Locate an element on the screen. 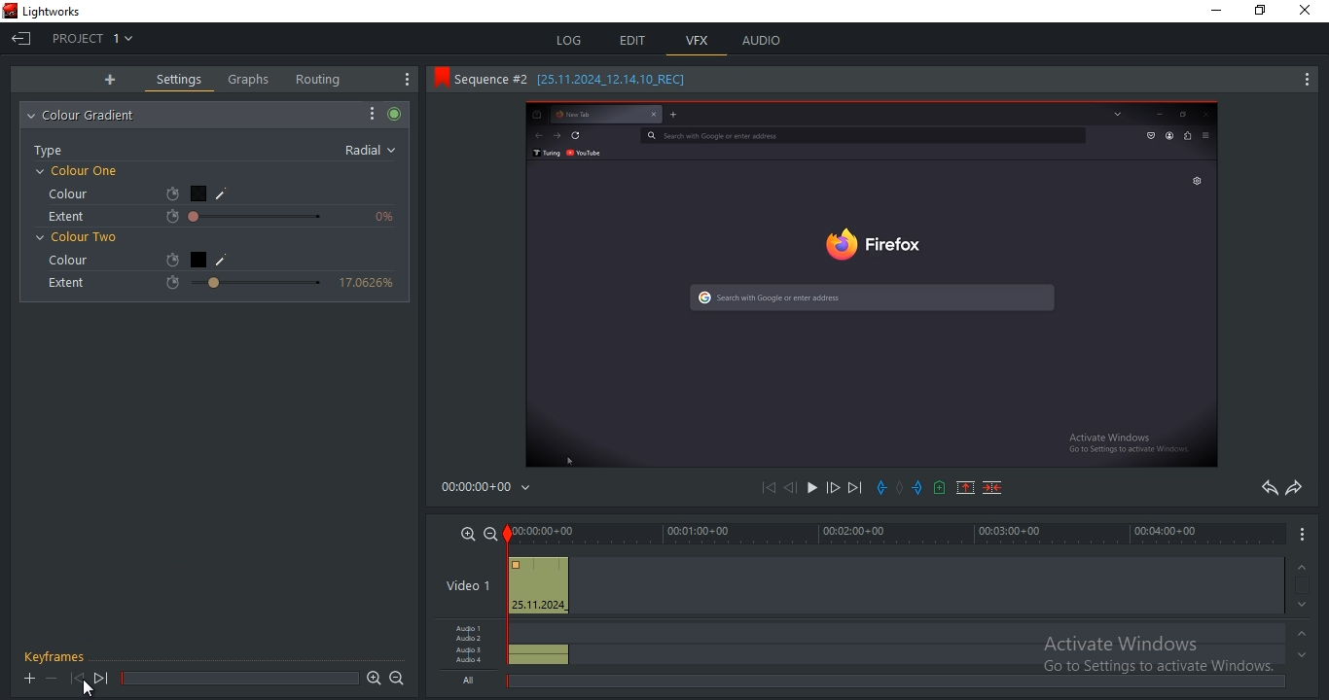  add is located at coordinates (110, 79).